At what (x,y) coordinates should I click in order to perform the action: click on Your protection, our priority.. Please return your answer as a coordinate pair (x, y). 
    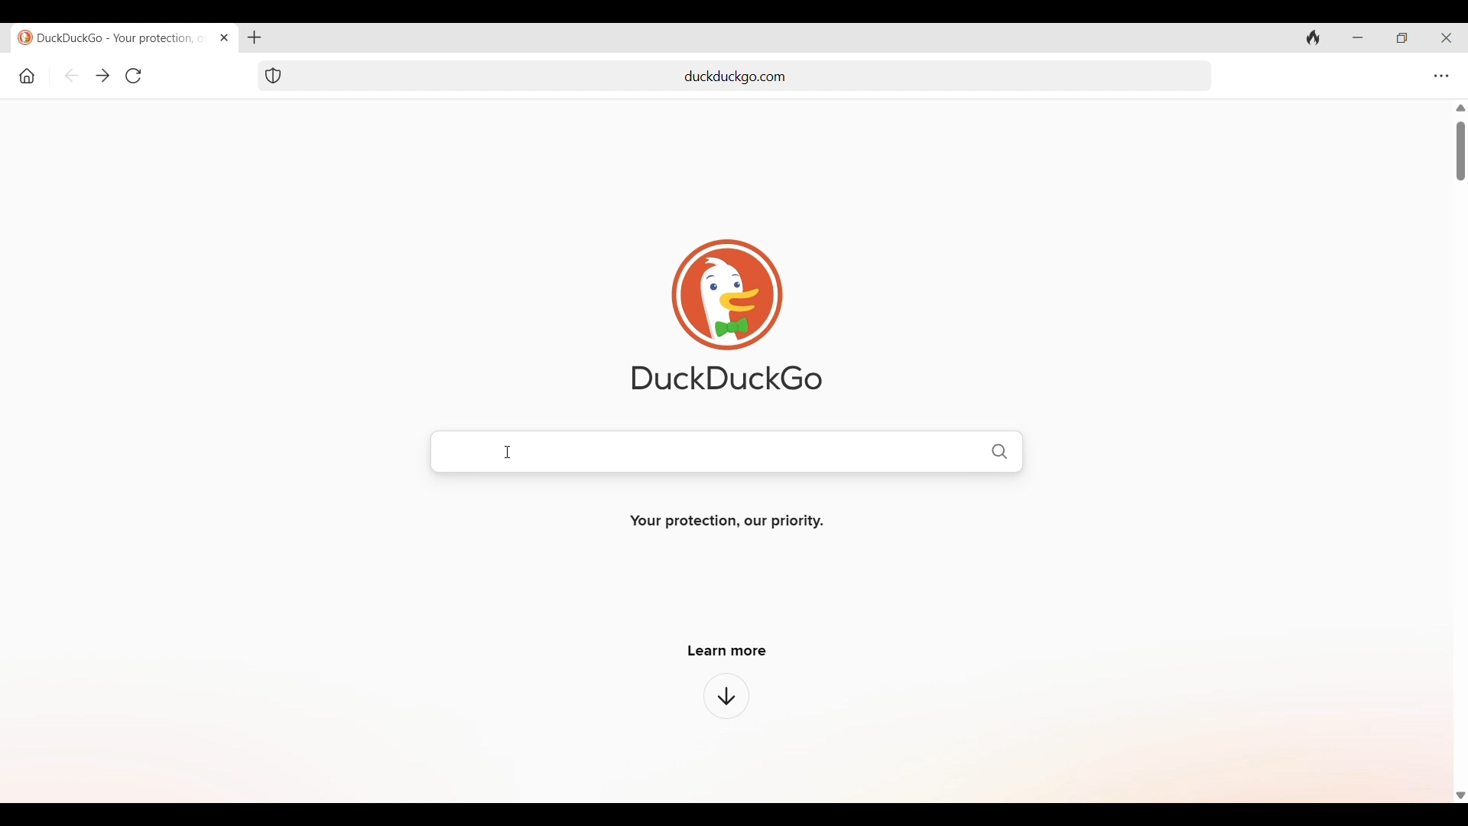
    Looking at the image, I should click on (725, 522).